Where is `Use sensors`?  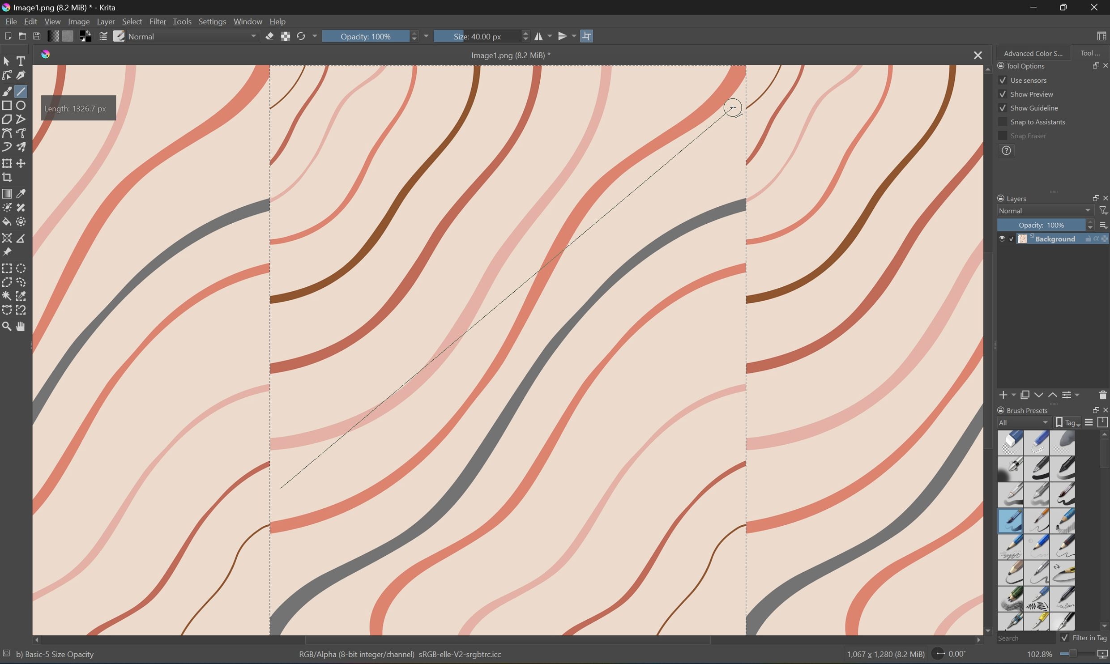
Use sensors is located at coordinates (1023, 80).